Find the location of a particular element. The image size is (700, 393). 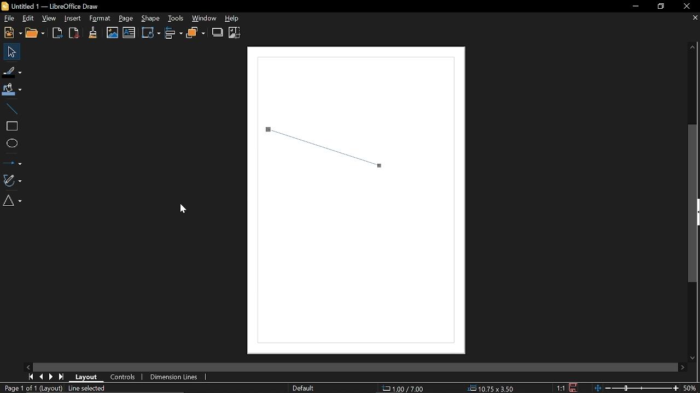

Vertical scrollbar is located at coordinates (695, 203).